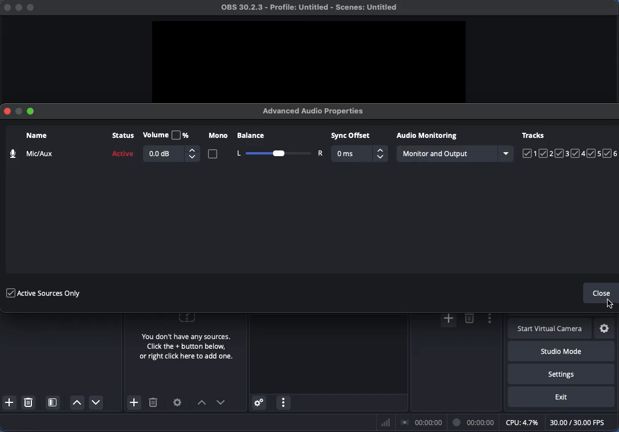 This screenshot has width=619, height=432. Describe the element at coordinates (605, 329) in the screenshot. I see `Settings` at that location.